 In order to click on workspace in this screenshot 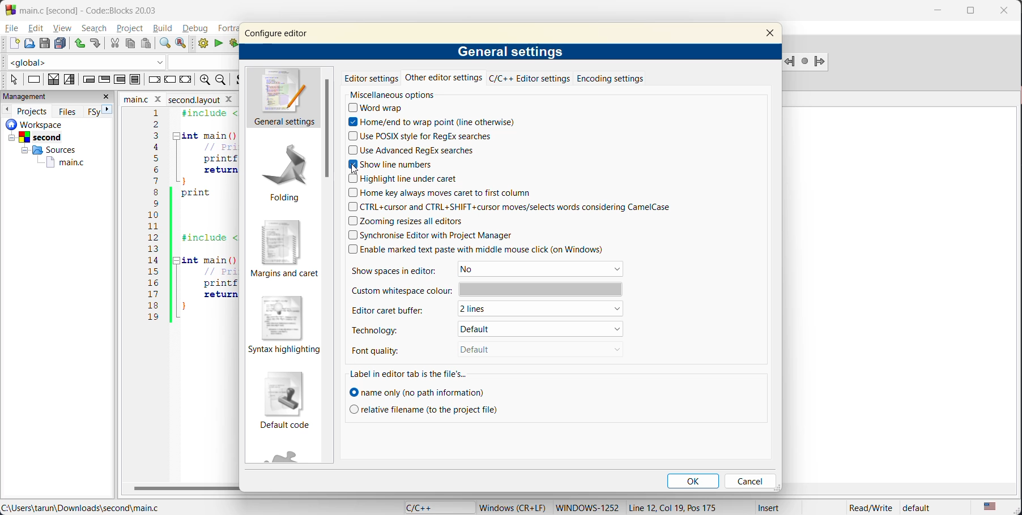, I will do `click(45, 124)`.